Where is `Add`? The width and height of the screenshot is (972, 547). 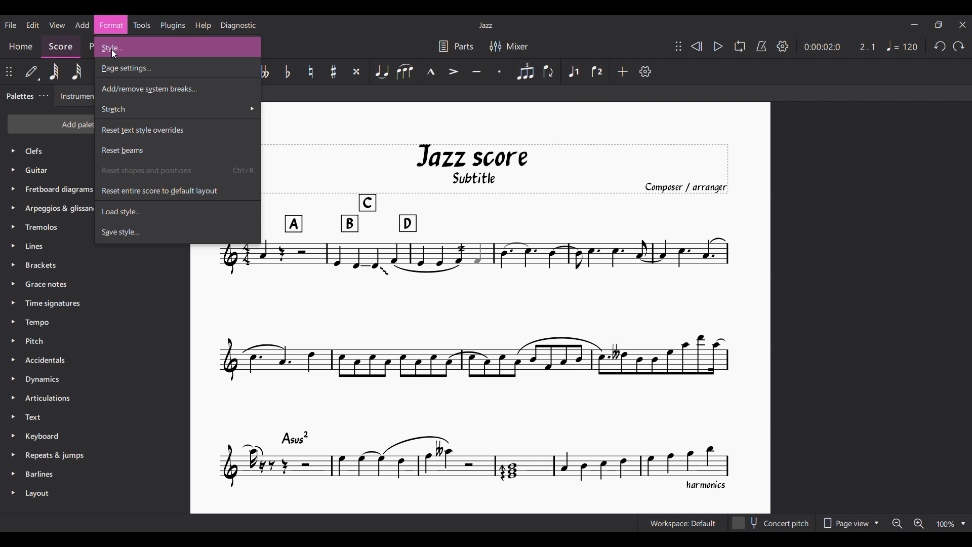
Add is located at coordinates (622, 71).